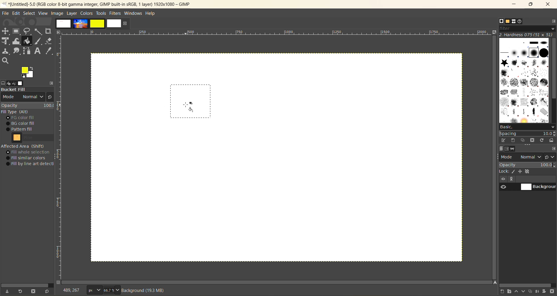 The height and width of the screenshot is (296, 557). Describe the element at coordinates (552, 292) in the screenshot. I see `delete this layer` at that location.